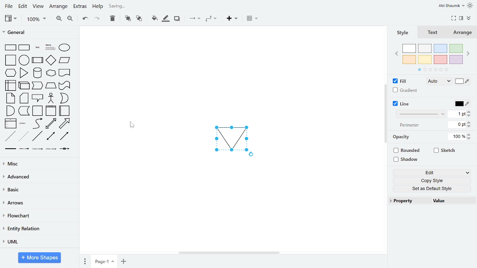 This screenshot has width=477, height=268. I want to click on cylinder, so click(37, 73).